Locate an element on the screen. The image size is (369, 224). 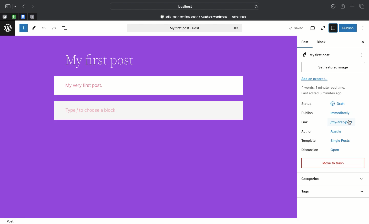
pinned tabs is located at coordinates (33, 17).